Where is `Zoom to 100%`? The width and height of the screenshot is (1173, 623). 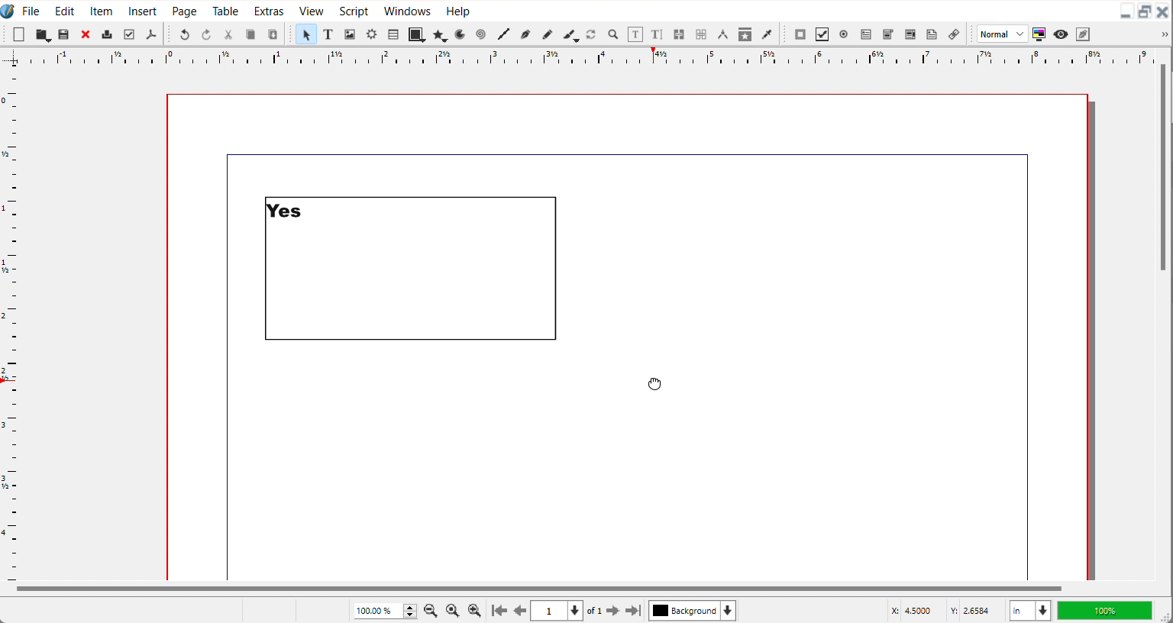 Zoom to 100% is located at coordinates (454, 609).